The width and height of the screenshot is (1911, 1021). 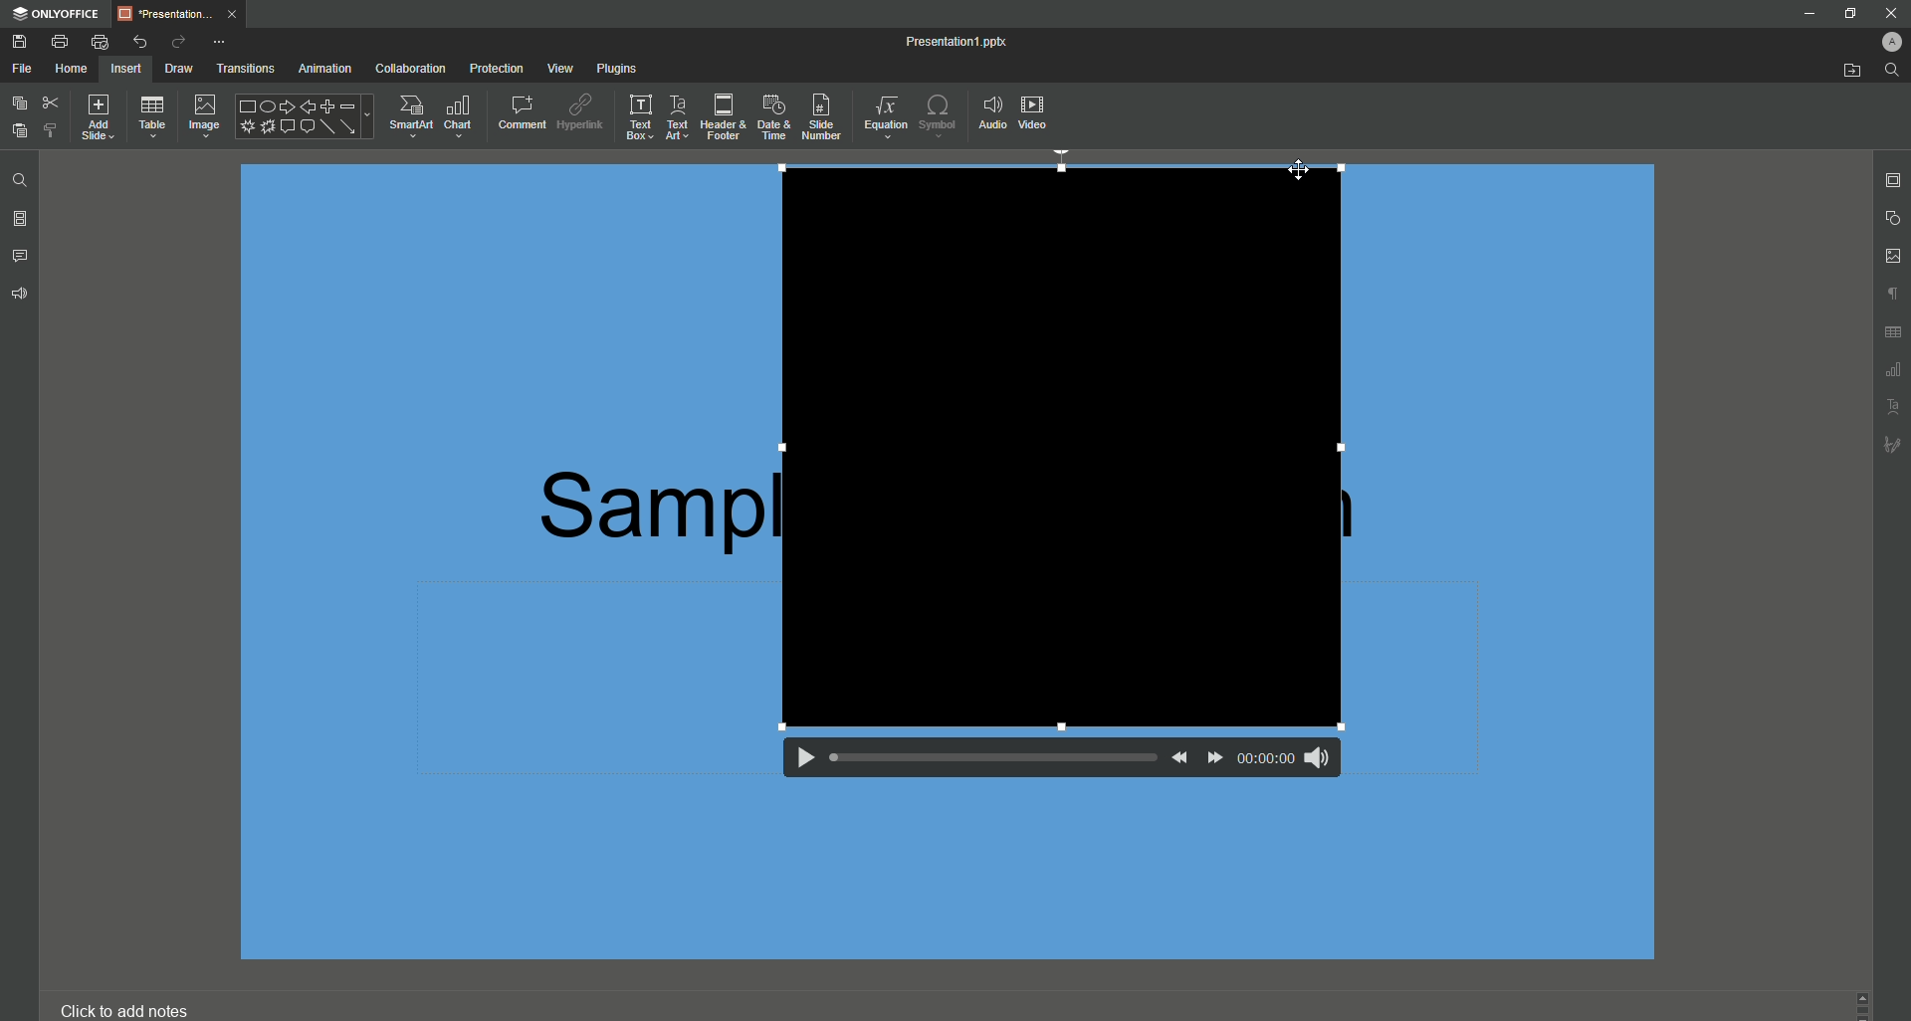 What do you see at coordinates (615, 67) in the screenshot?
I see `Plugins` at bounding box center [615, 67].